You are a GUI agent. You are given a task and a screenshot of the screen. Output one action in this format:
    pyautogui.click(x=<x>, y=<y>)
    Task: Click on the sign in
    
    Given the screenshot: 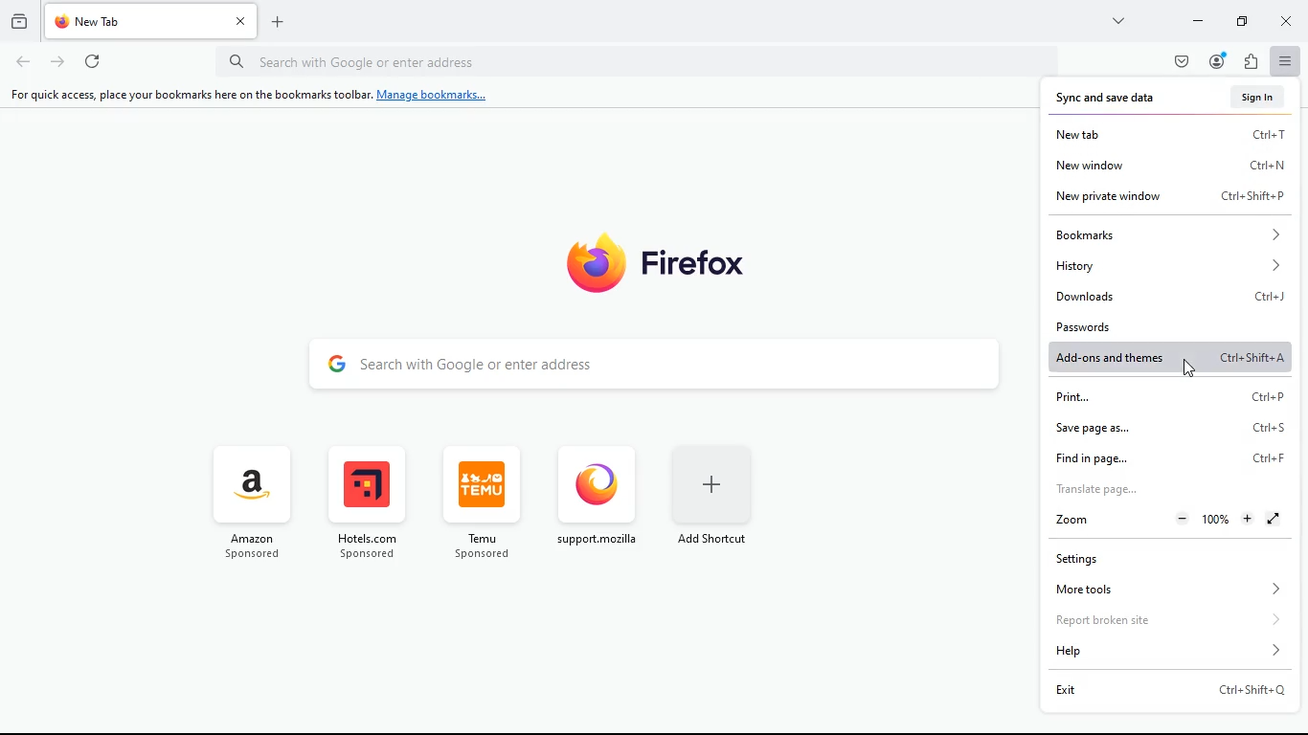 What is the action you would take?
    pyautogui.click(x=1244, y=97)
    